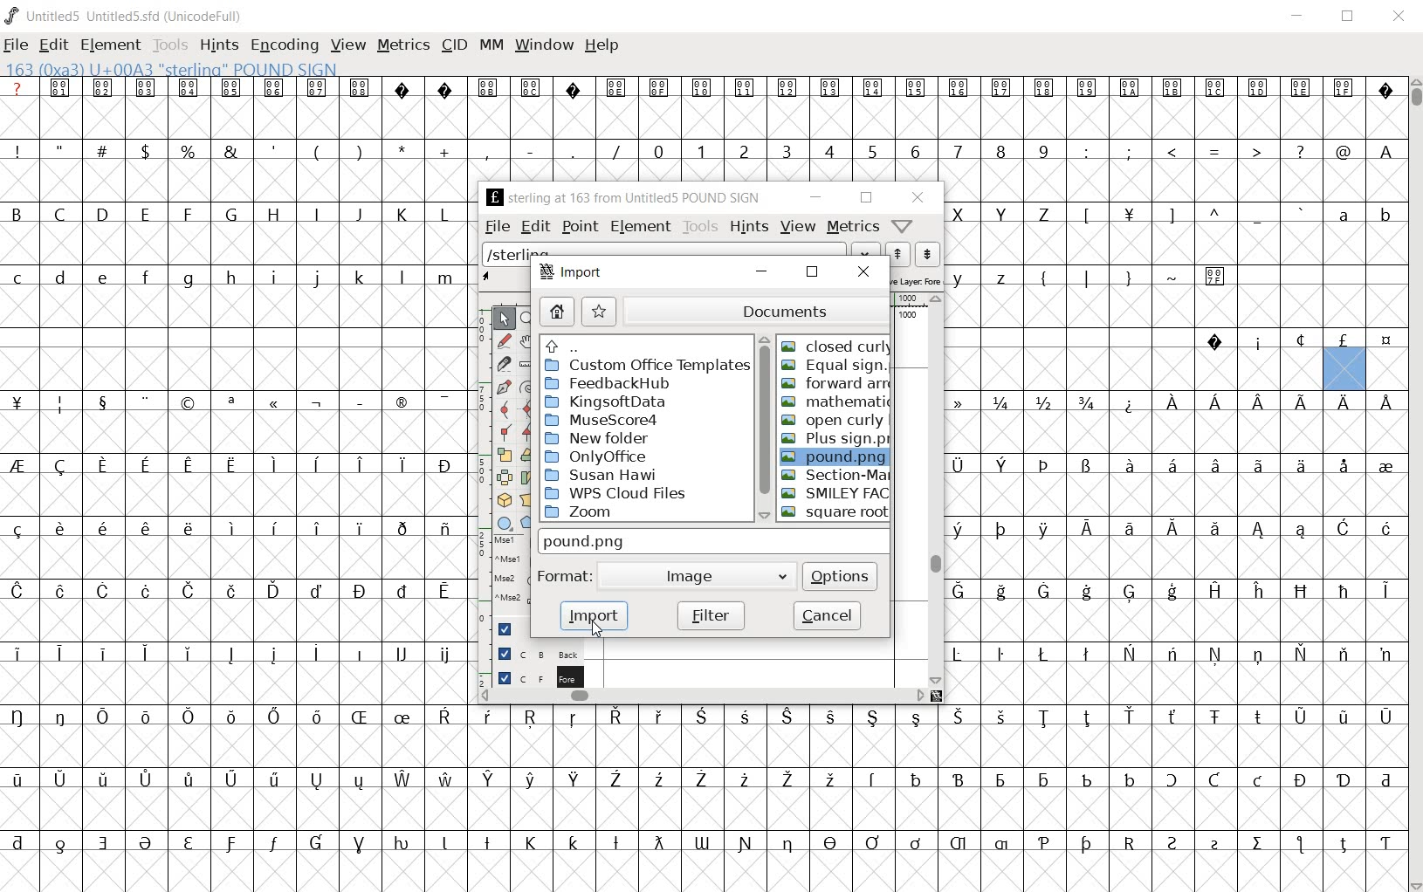  I want to click on scale, so click(479, 459).